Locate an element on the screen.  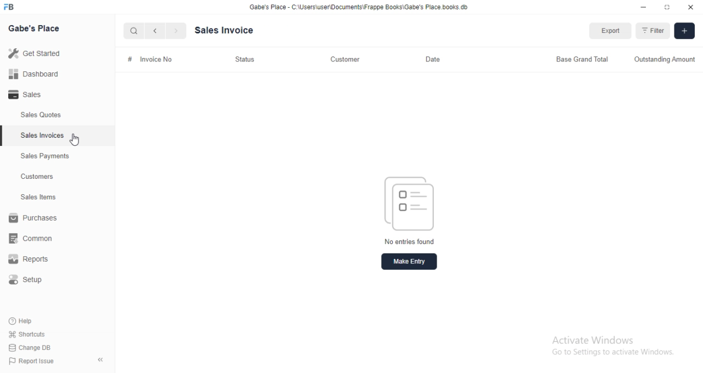
Logo is located at coordinates (13, 7).